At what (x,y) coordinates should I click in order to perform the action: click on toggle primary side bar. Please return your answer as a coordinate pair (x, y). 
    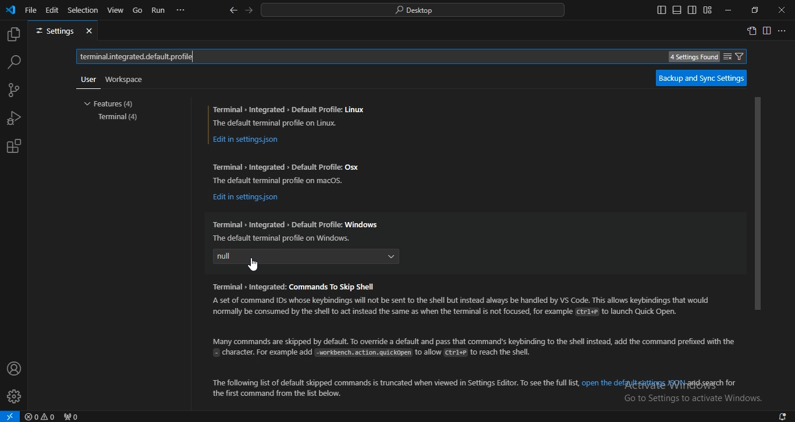
    Looking at the image, I should click on (662, 10).